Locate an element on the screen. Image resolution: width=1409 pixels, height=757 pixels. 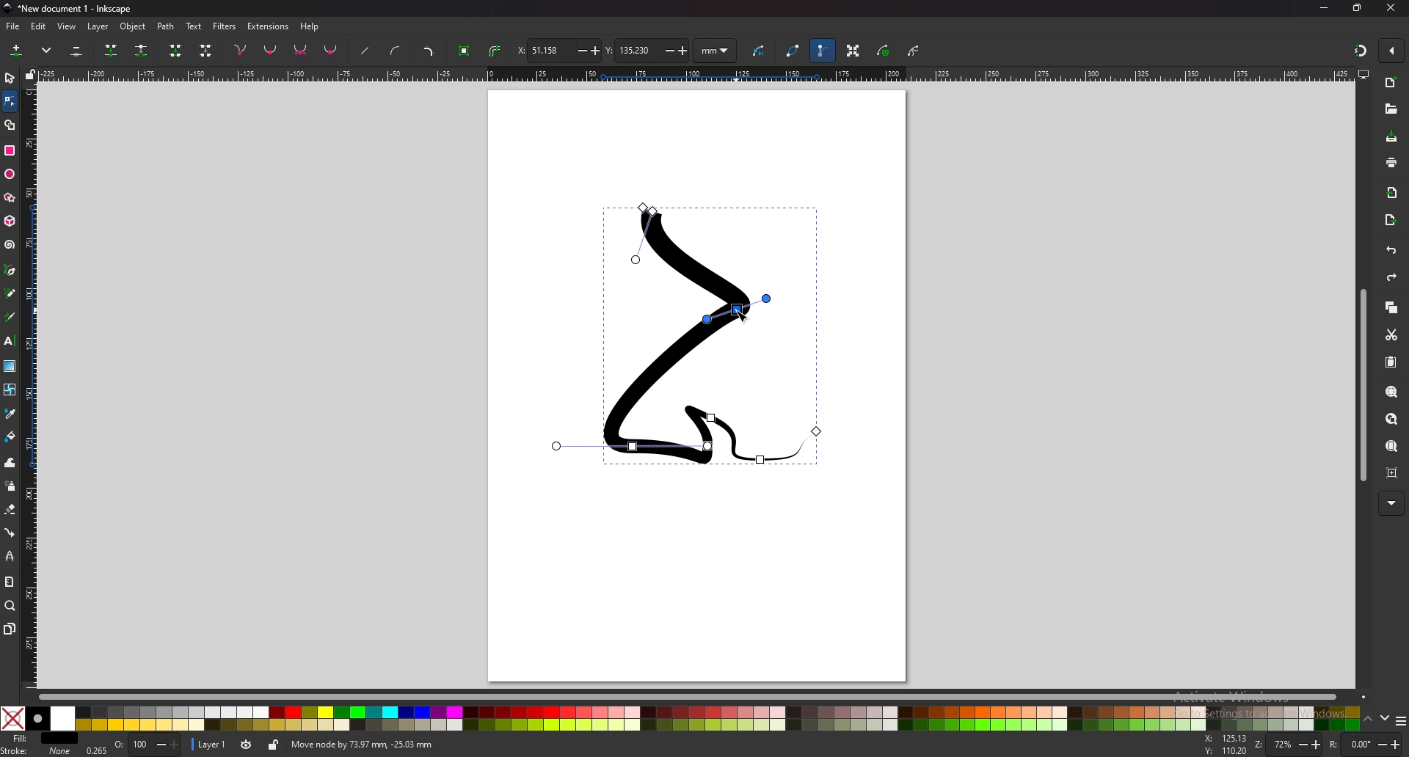
star and polygon is located at coordinates (10, 198).